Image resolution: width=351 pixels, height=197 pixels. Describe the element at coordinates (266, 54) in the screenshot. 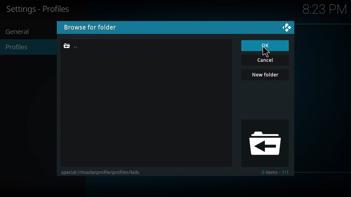

I see `cursor` at that location.